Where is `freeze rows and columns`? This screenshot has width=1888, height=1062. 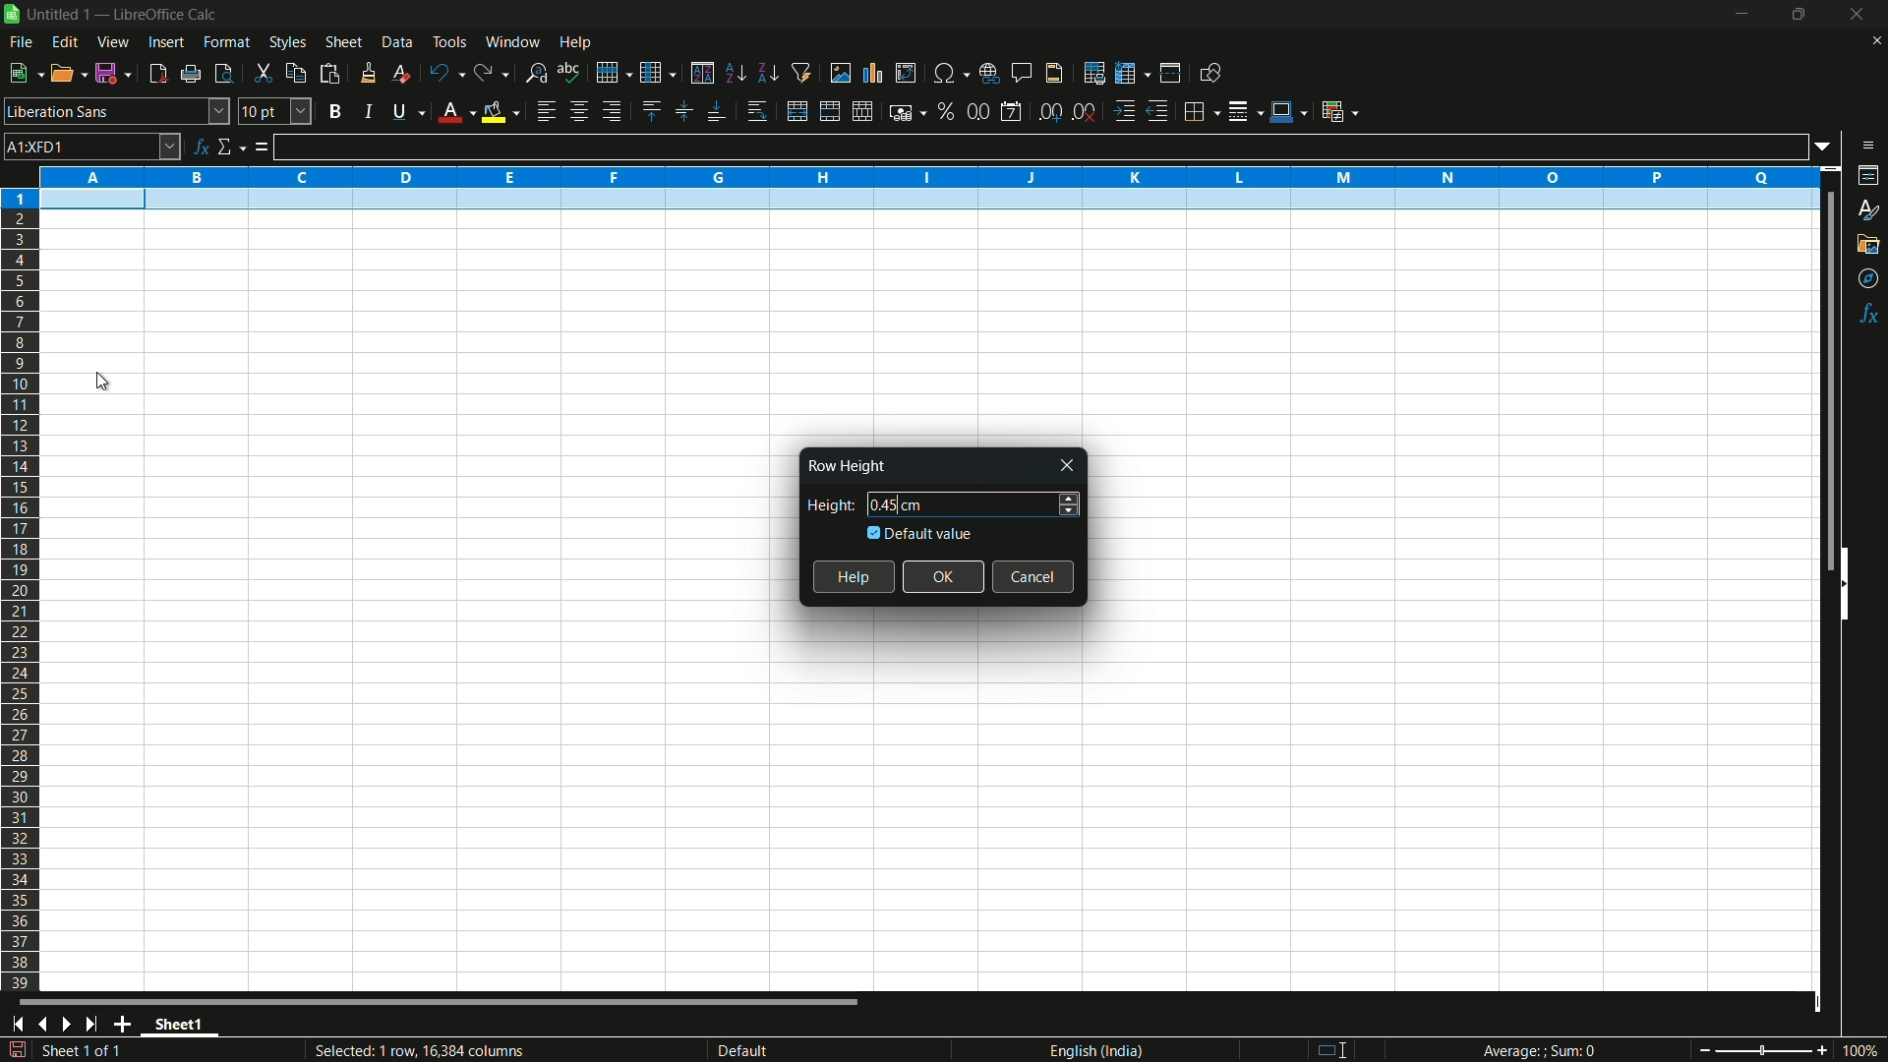 freeze rows and columns is located at coordinates (1131, 74).